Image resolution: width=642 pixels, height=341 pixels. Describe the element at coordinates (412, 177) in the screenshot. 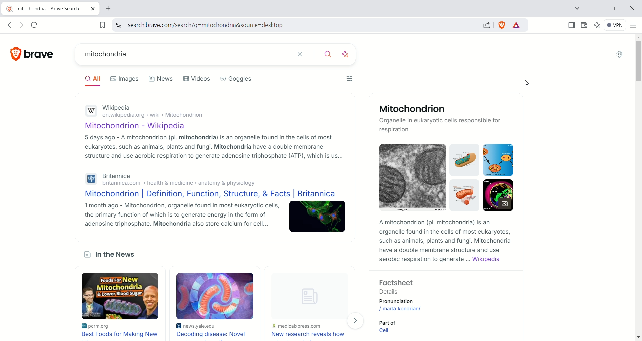

I see `Image` at that location.